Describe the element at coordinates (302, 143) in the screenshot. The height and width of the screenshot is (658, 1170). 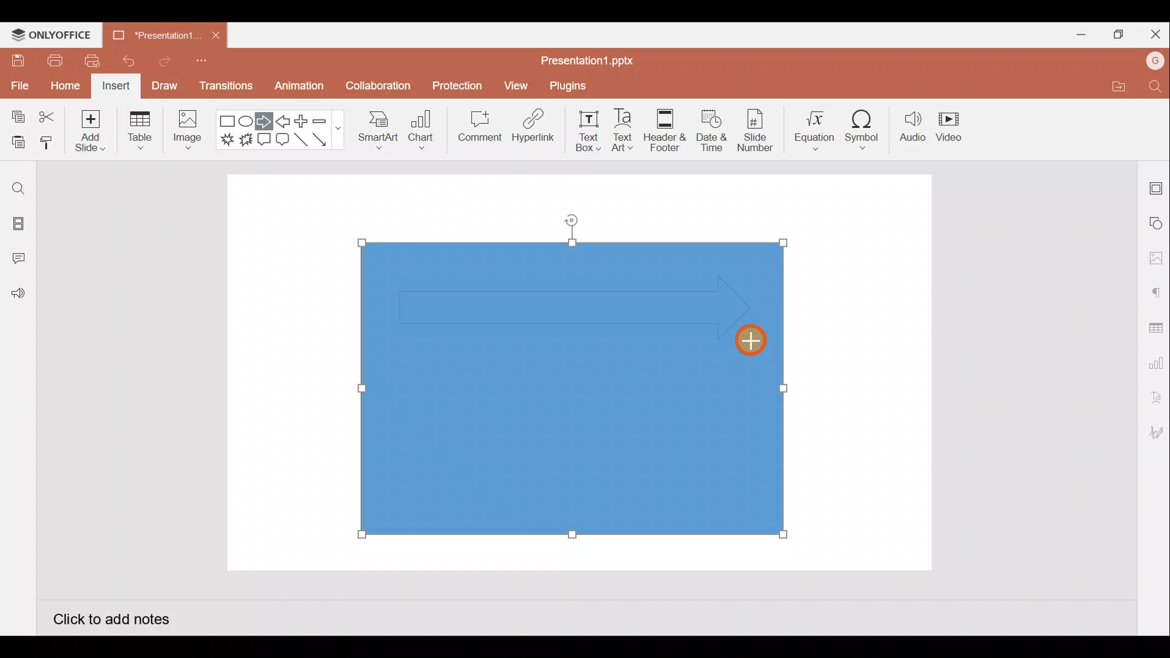
I see `Line` at that location.